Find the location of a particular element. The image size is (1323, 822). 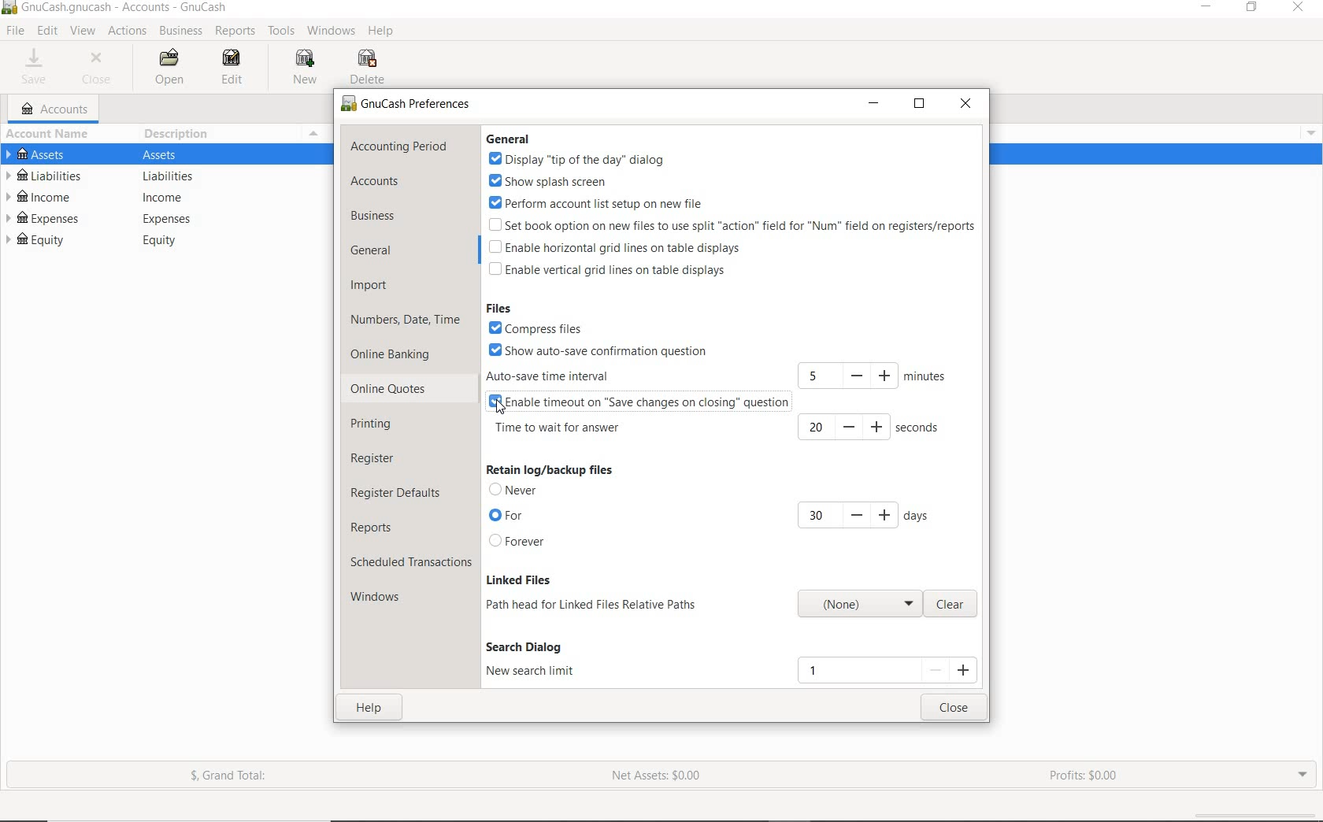

enable vertical grid lines is located at coordinates (607, 270).